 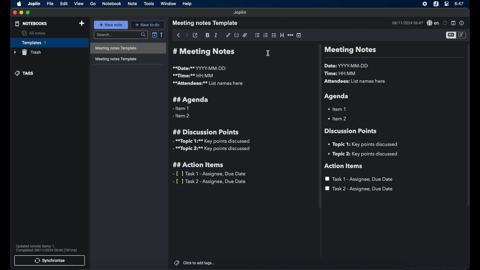 What do you see at coordinates (15, 13) in the screenshot?
I see `close` at bounding box center [15, 13].